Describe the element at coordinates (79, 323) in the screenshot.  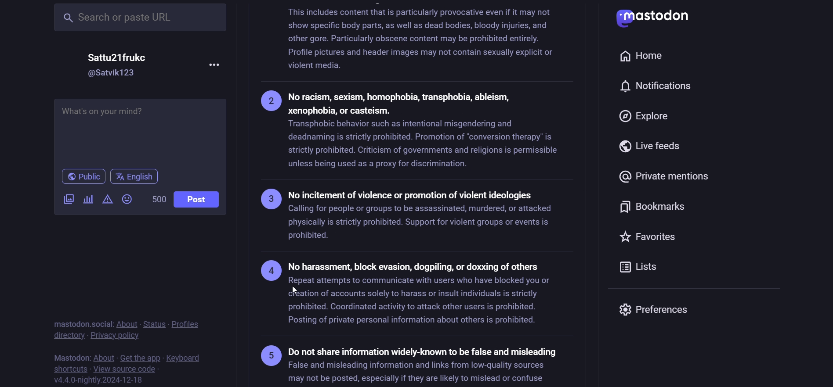
I see `mastodon social` at that location.